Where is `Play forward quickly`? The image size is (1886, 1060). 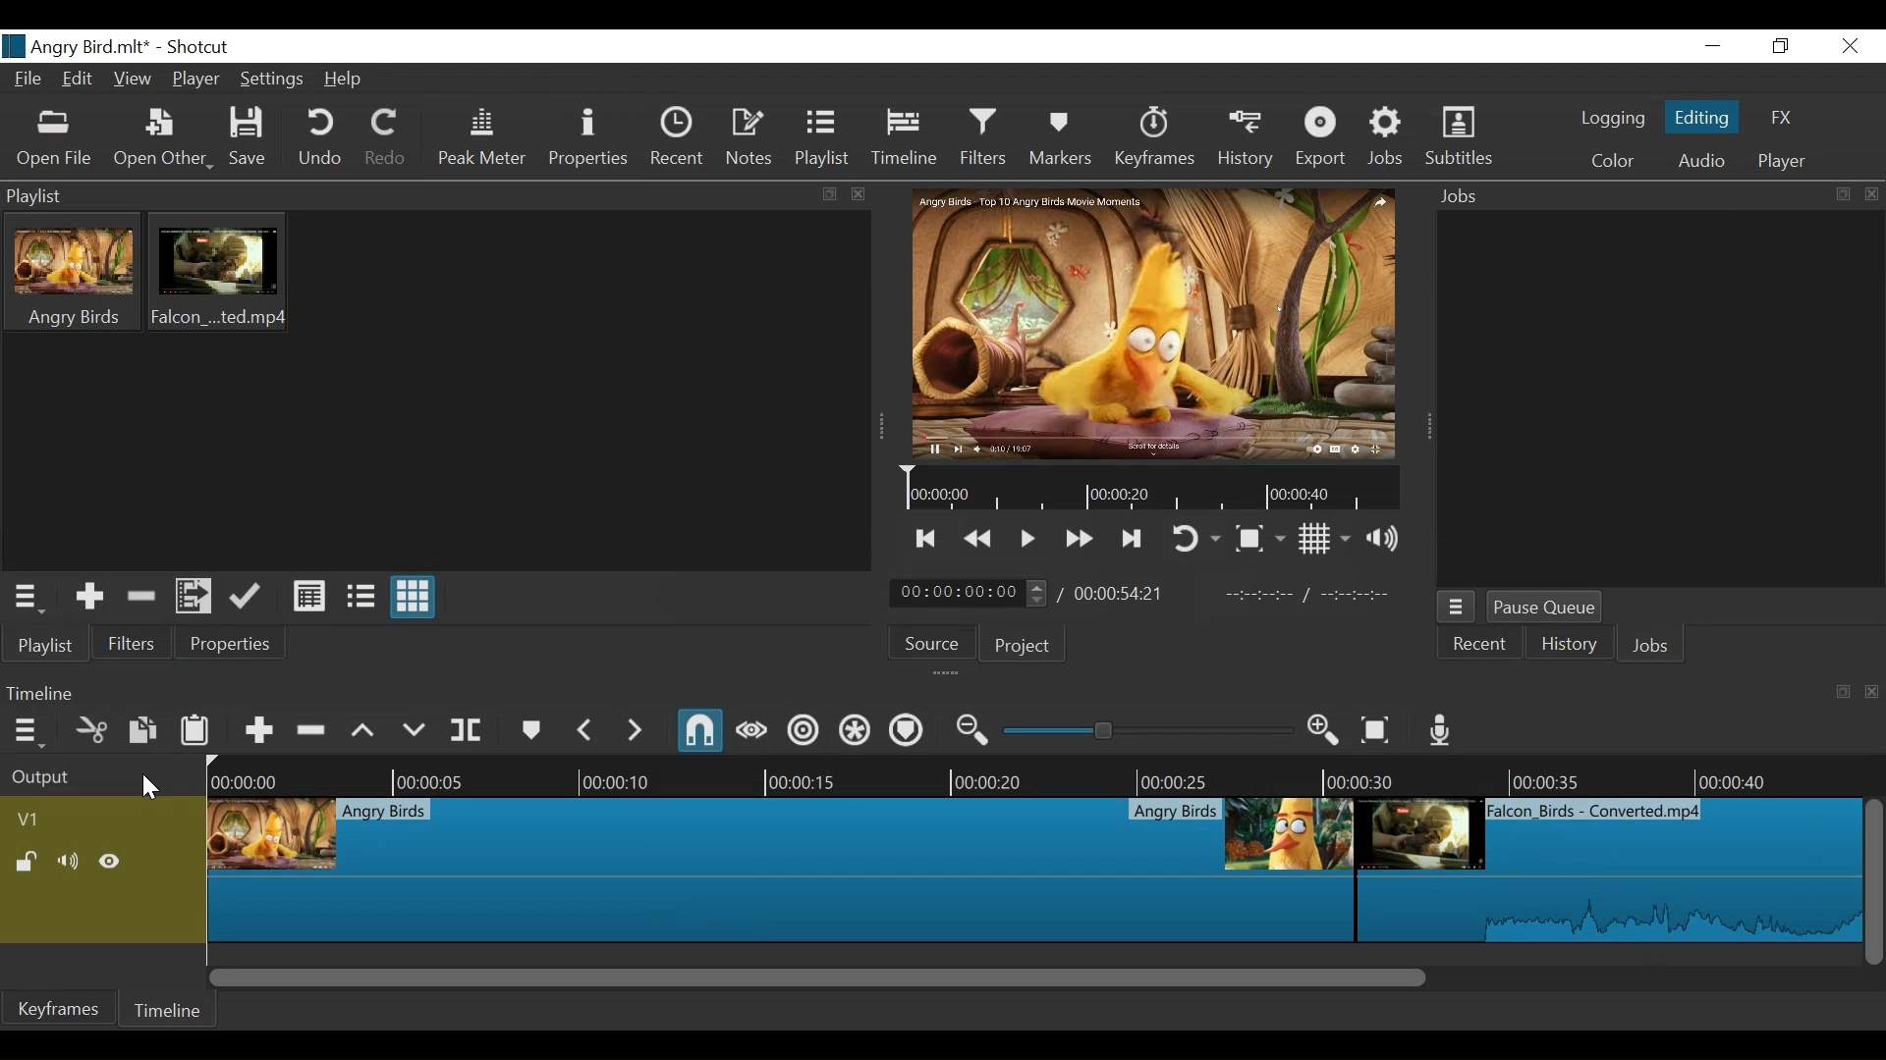
Play forward quickly is located at coordinates (1080, 537).